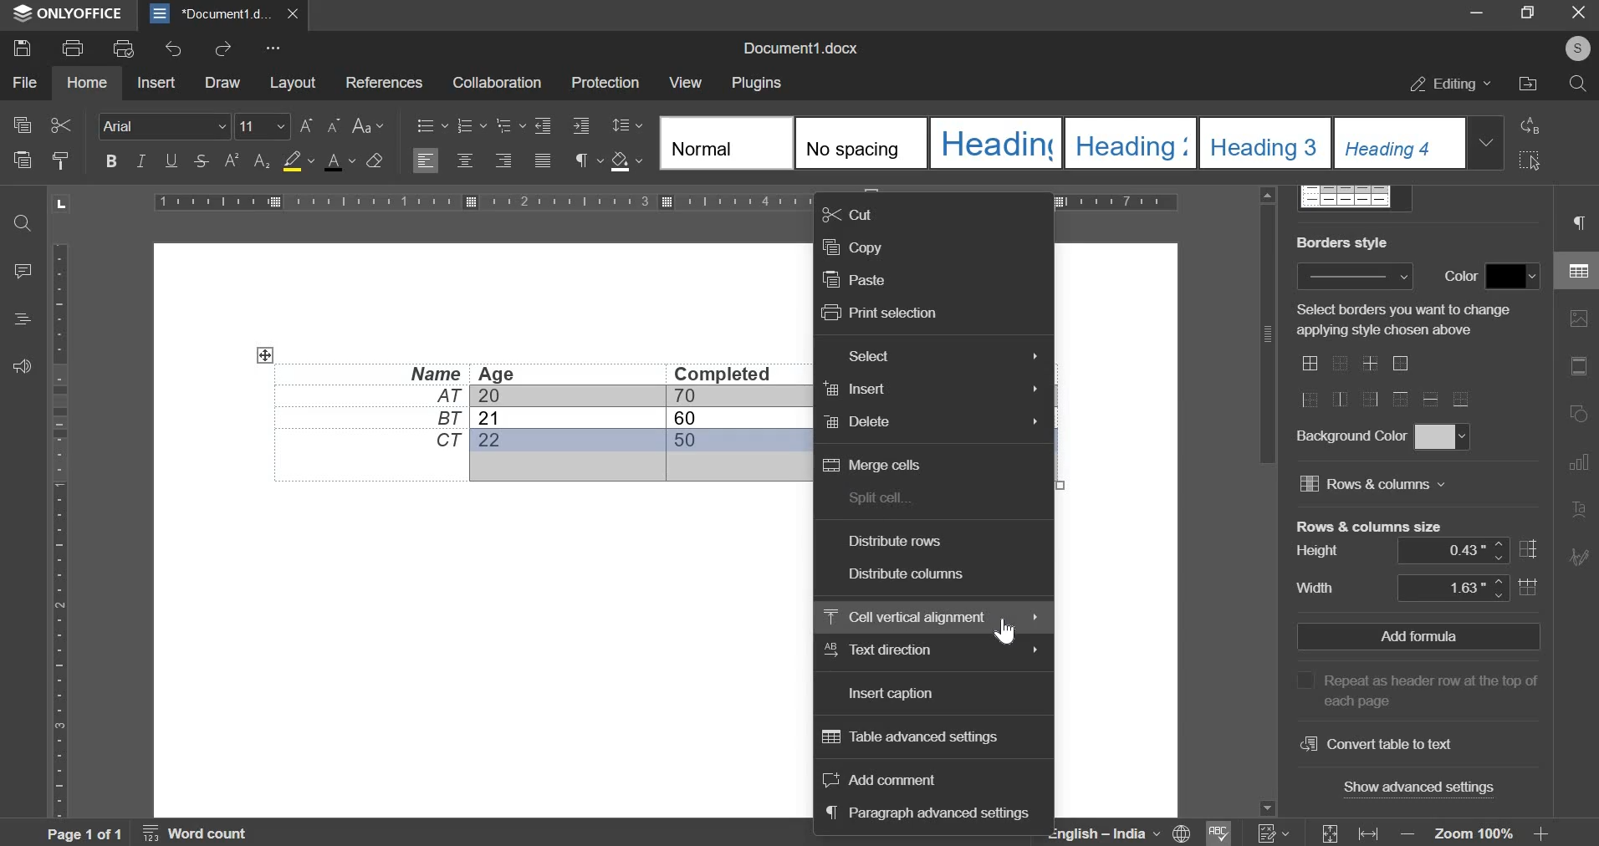 The height and width of the screenshot is (846, 1599). I want to click on home, so click(86, 81).